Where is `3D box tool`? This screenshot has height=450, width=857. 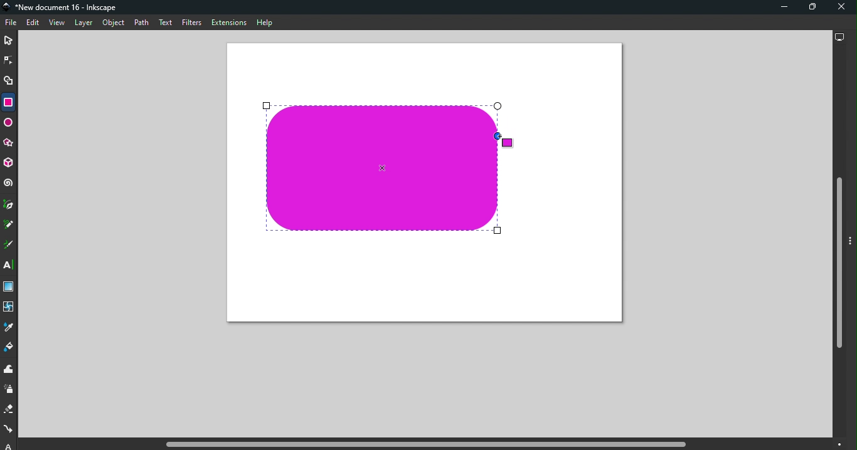
3D box tool is located at coordinates (9, 164).